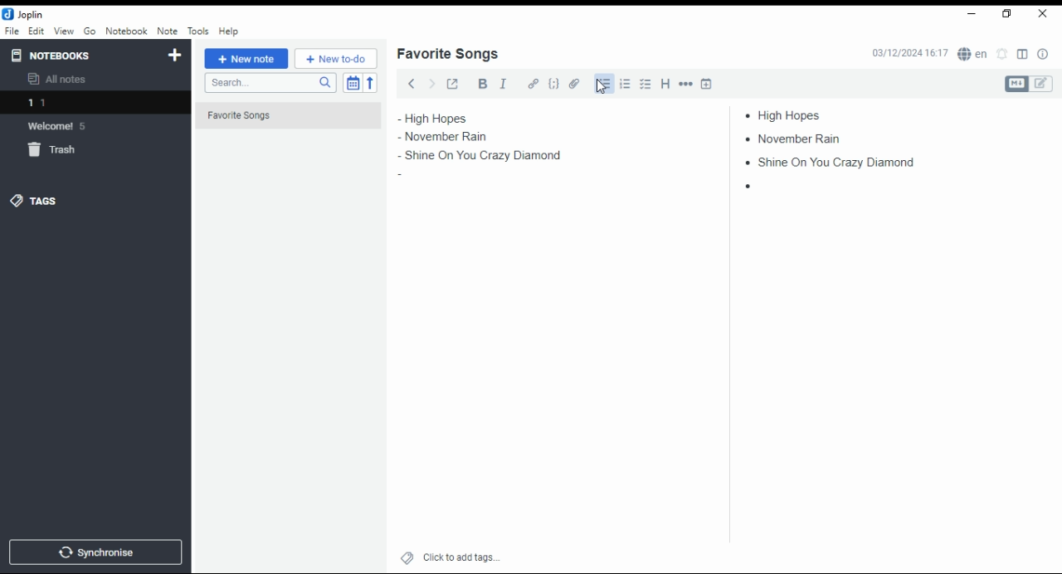 The image size is (1062, 574). I want to click on click to add tags, so click(461, 555).